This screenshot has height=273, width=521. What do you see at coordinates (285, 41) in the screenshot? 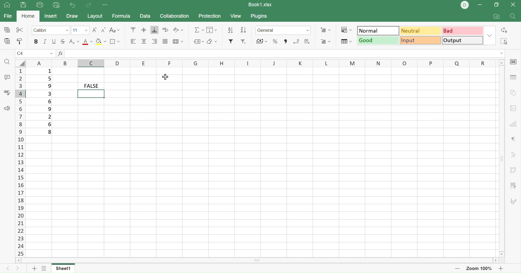
I see `Comma` at bounding box center [285, 41].